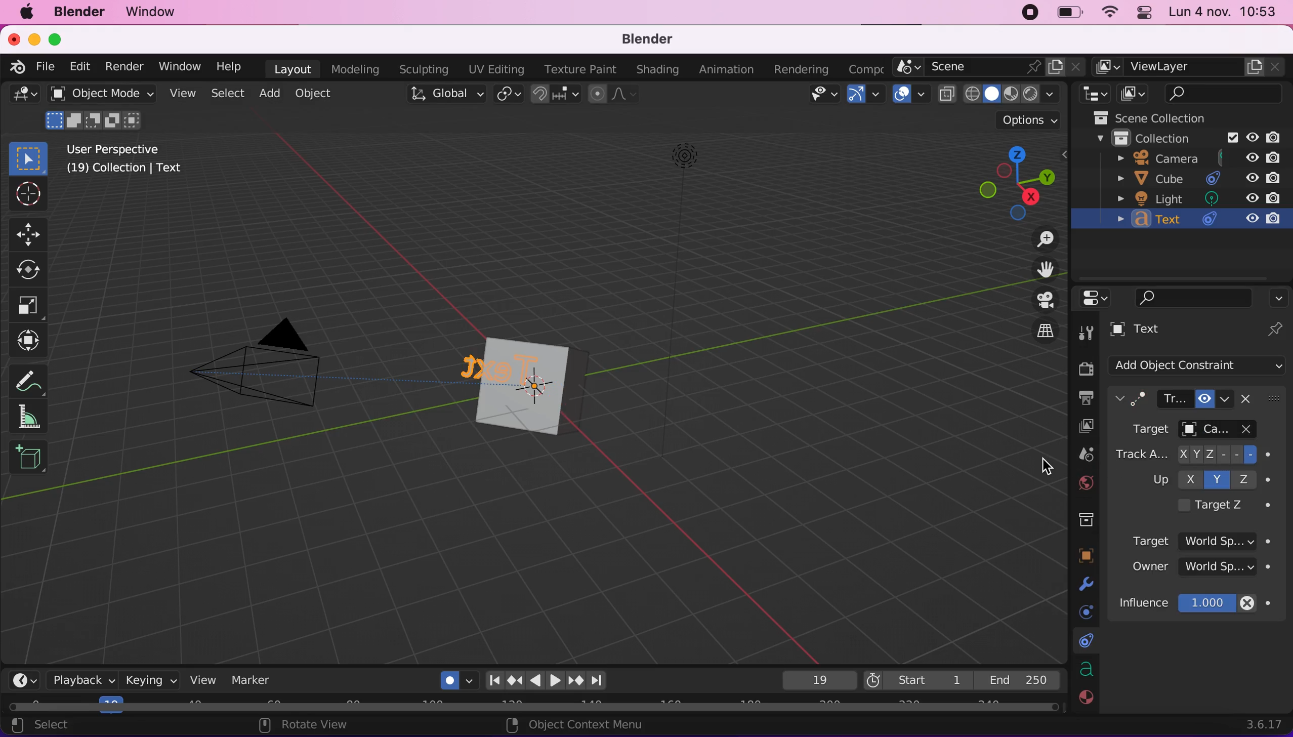  I want to click on proportional editing objects, so click(612, 95).